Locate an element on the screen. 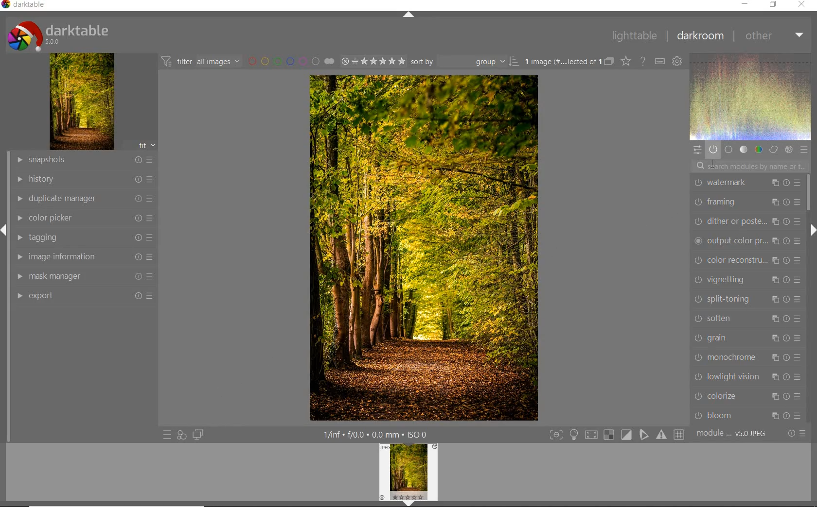  color  is located at coordinates (758, 150).